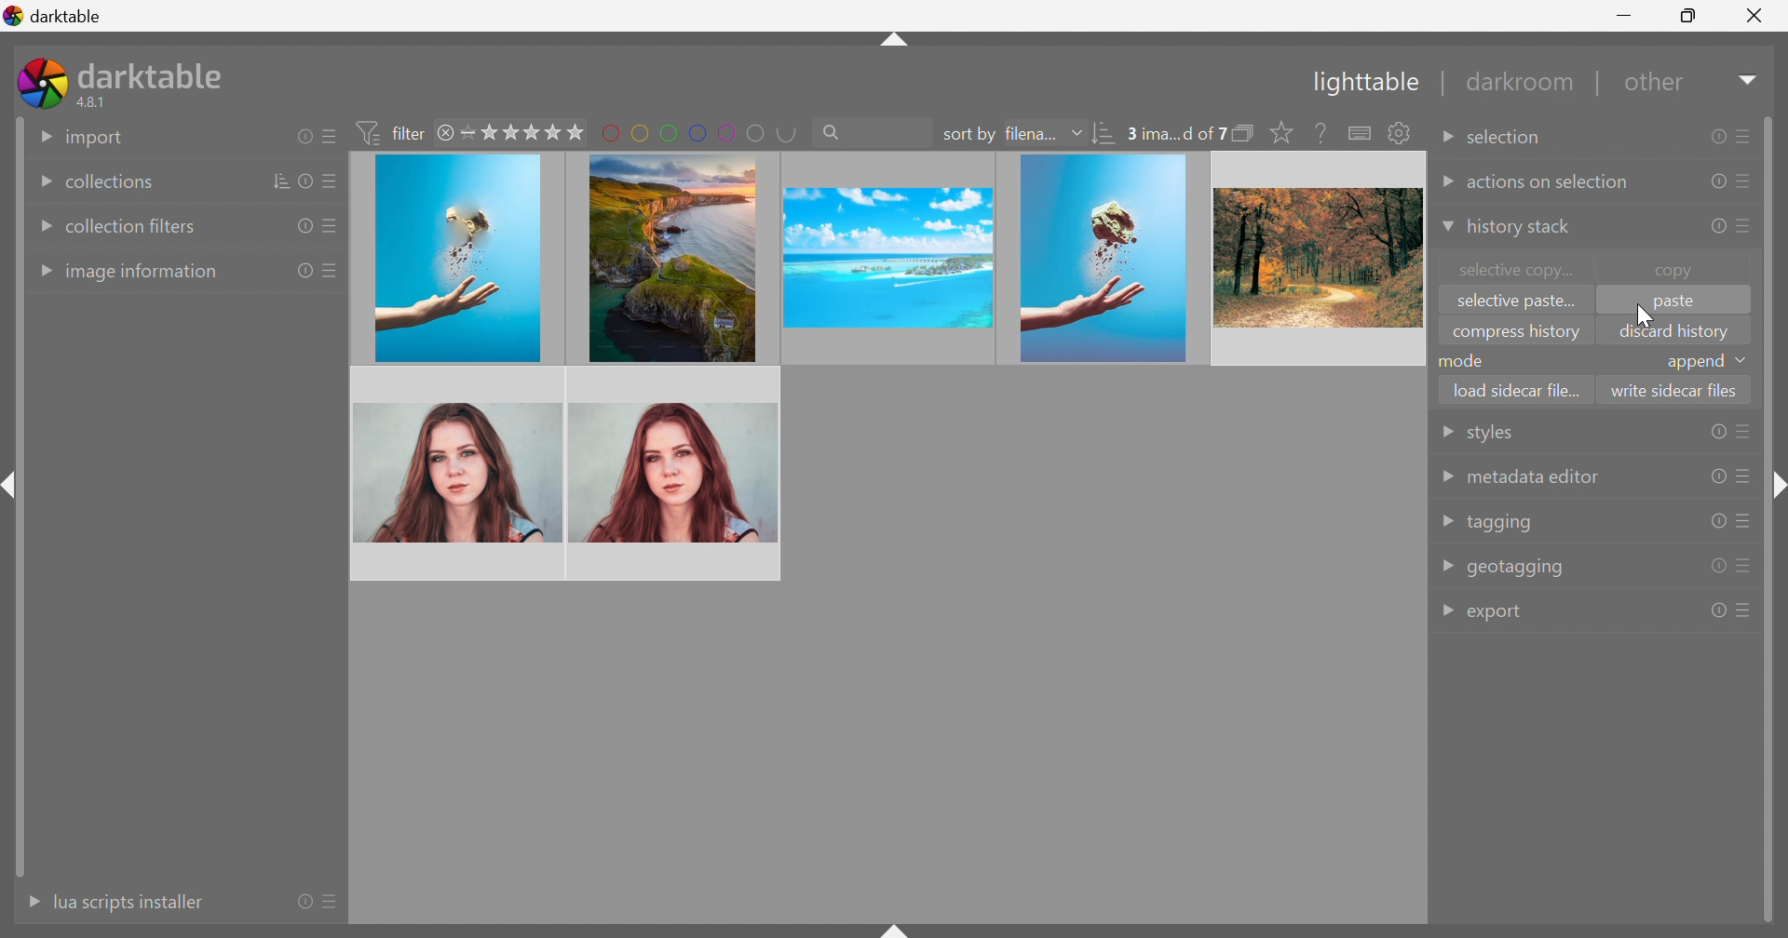  Describe the element at coordinates (1745, 360) in the screenshot. I see `drop down` at that location.